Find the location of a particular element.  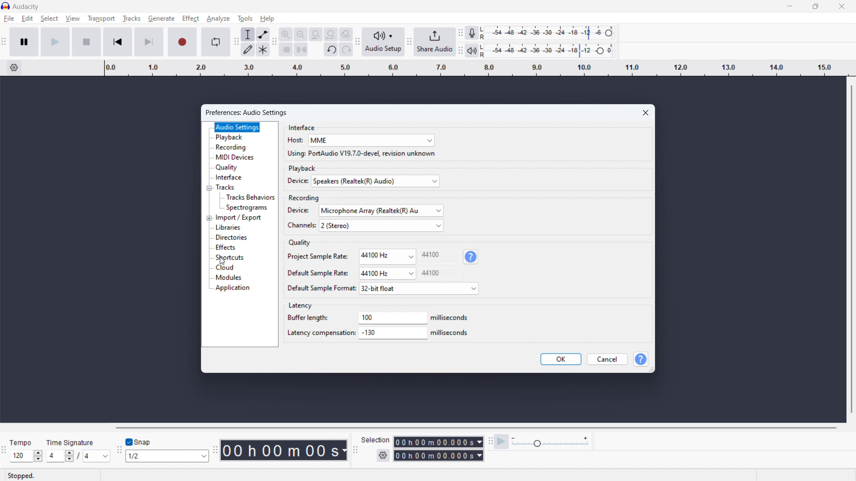

minimize is located at coordinates (788, 7).